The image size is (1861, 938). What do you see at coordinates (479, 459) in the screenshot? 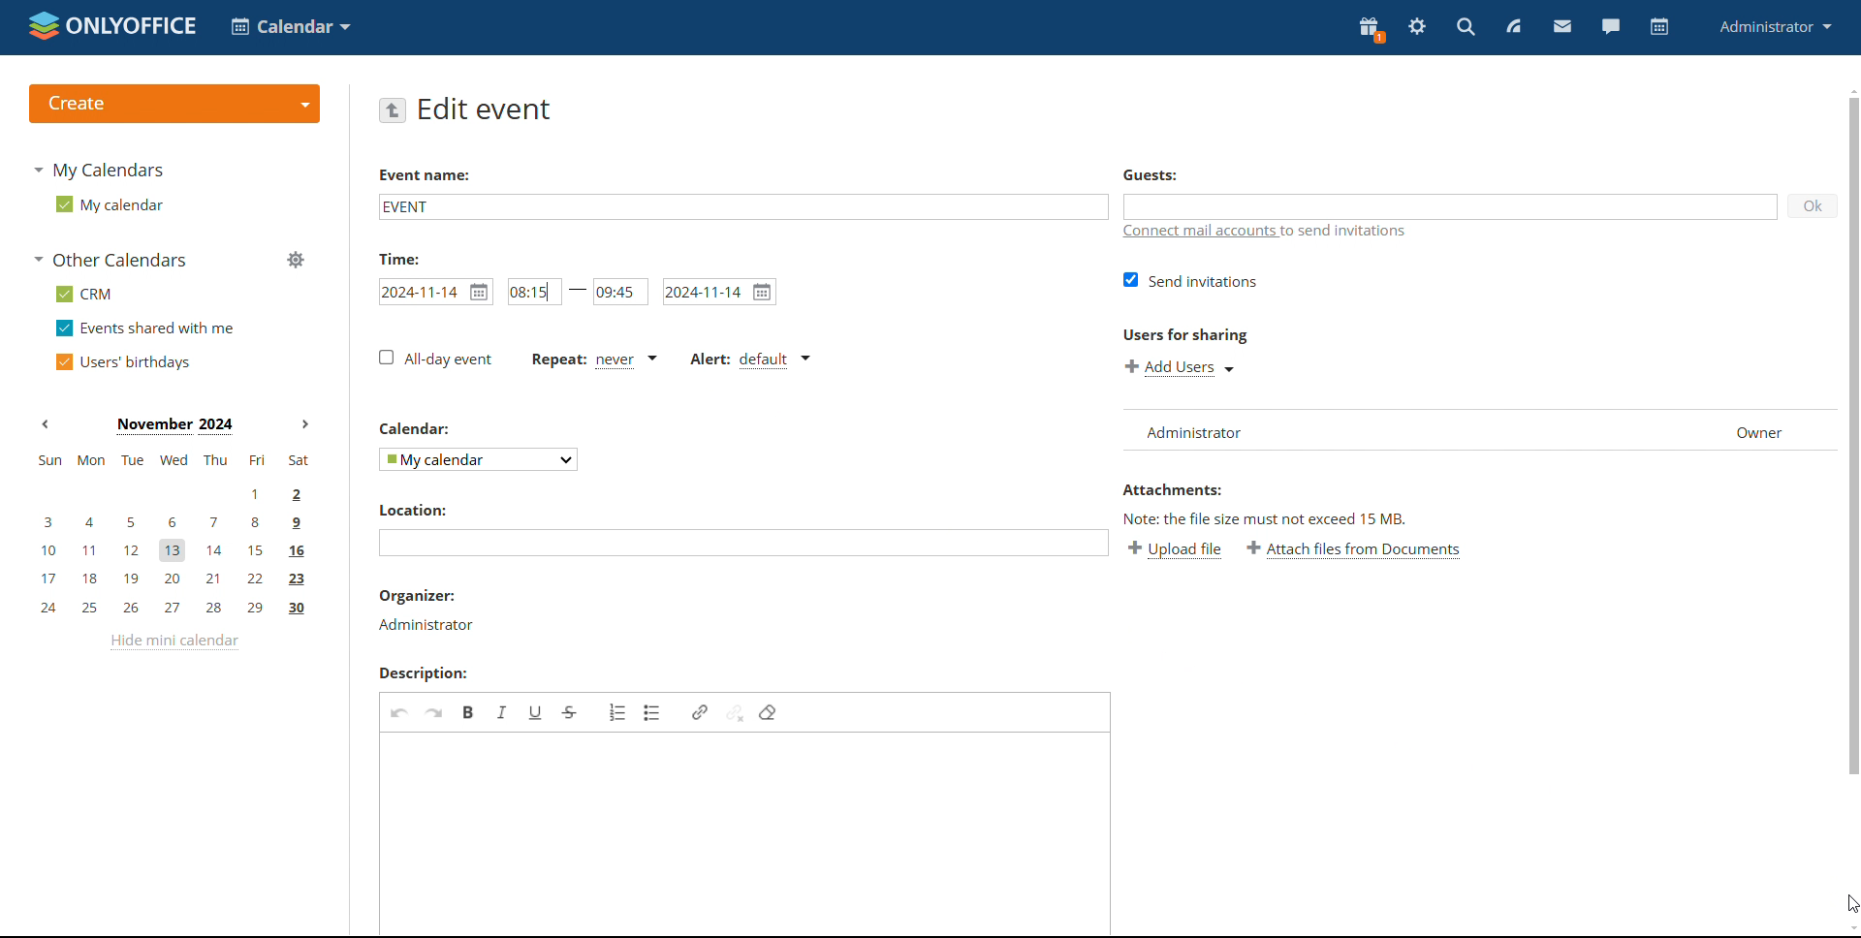
I see `select event calendar` at bounding box center [479, 459].